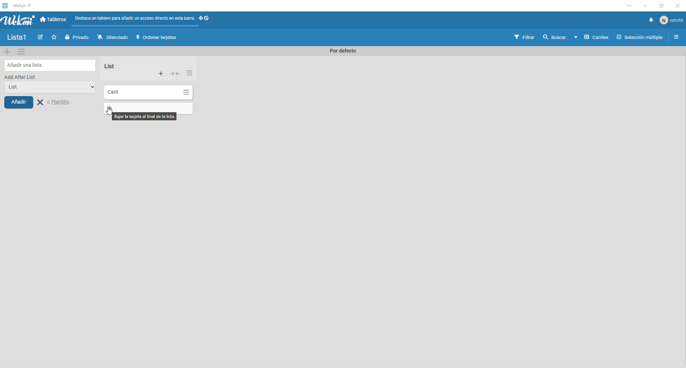 This screenshot has height=368, width=686. What do you see at coordinates (51, 65) in the screenshot?
I see `Add a list` at bounding box center [51, 65].